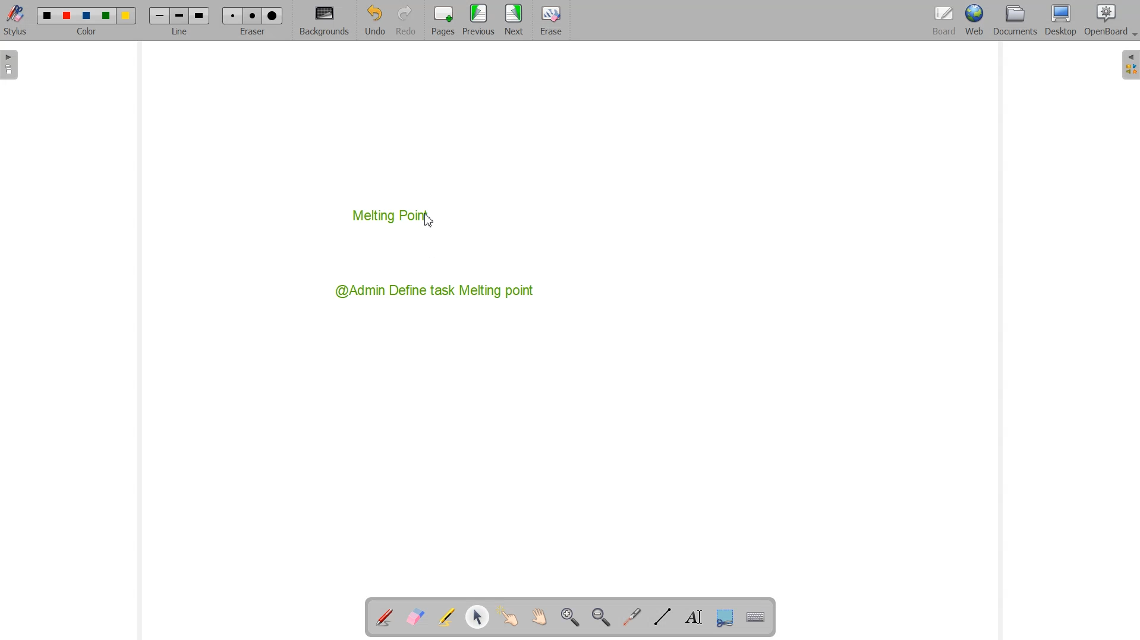 The image size is (1140, 640). What do you see at coordinates (508, 617) in the screenshot?
I see `Interact with item` at bounding box center [508, 617].